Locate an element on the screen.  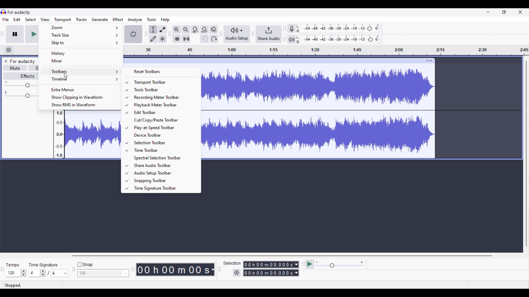
tempo is located at coordinates (13, 265).